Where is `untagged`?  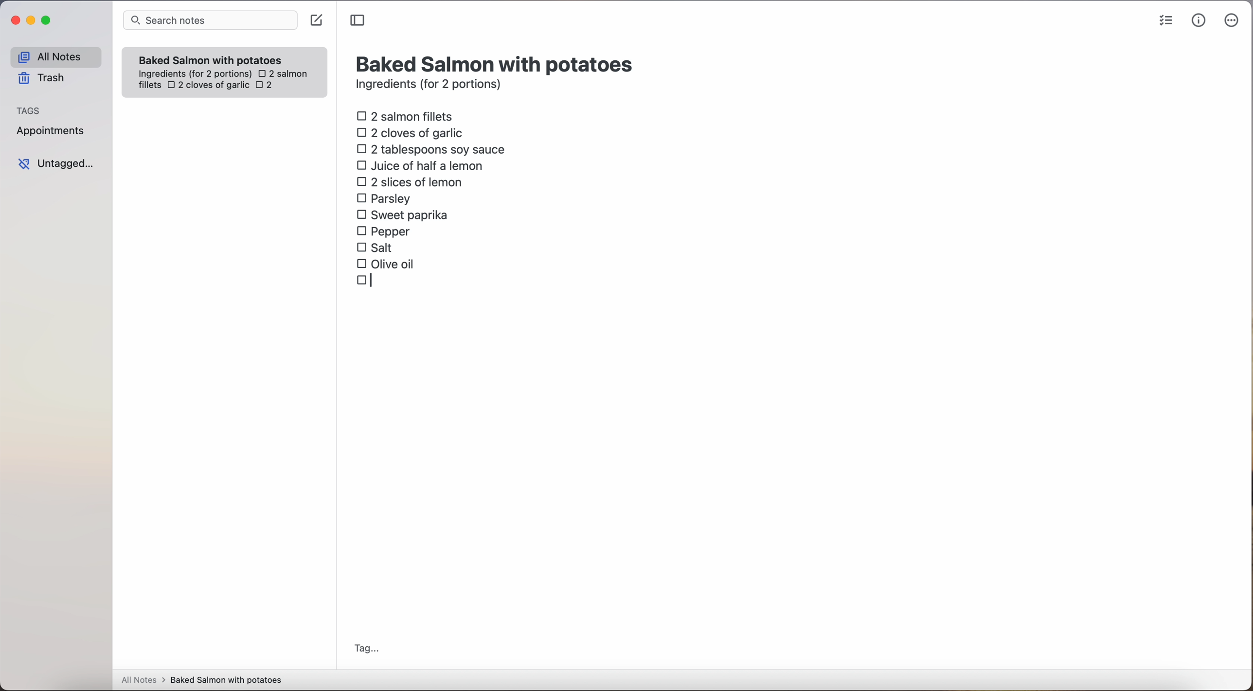
untagged is located at coordinates (57, 163).